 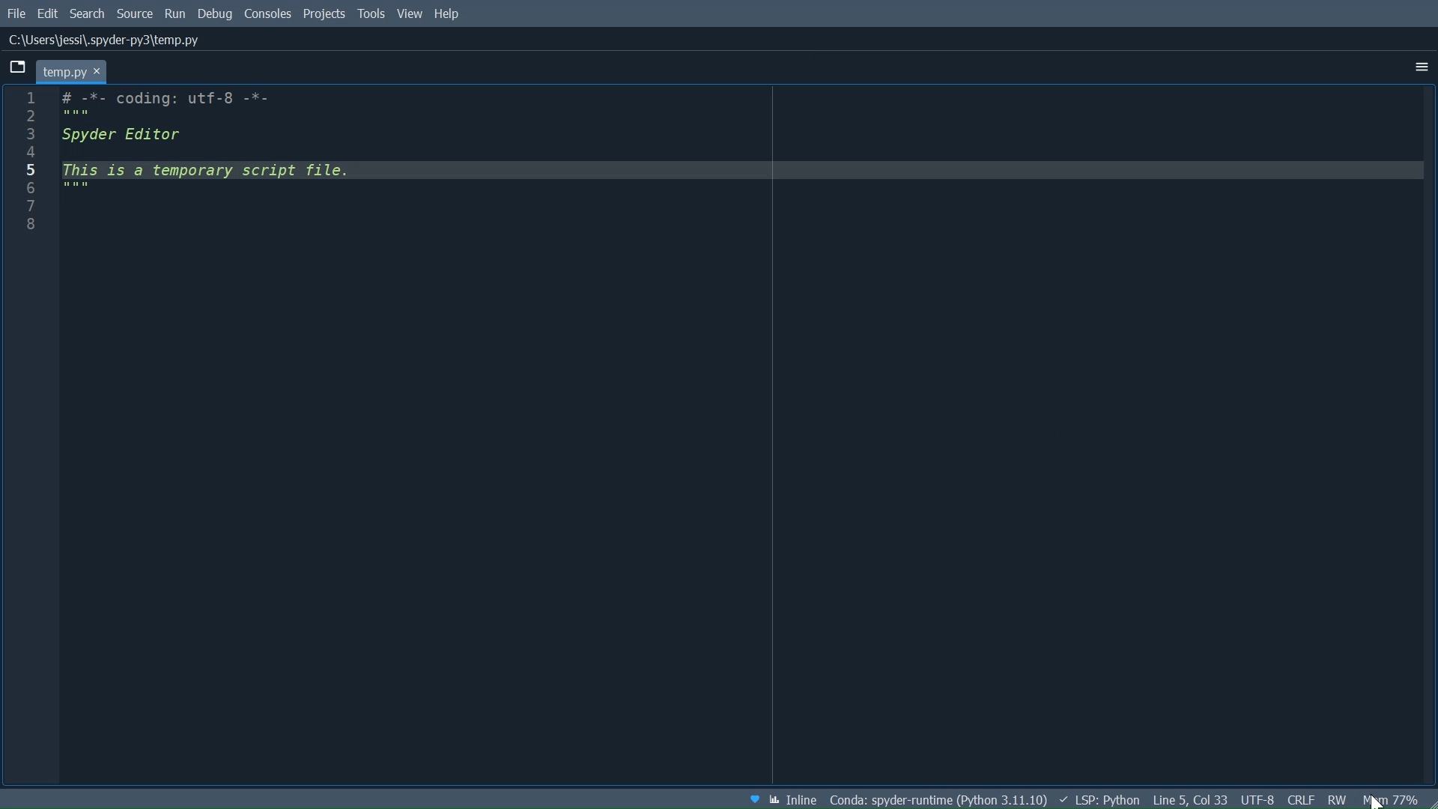 I want to click on Browse Tabs, so click(x=17, y=68).